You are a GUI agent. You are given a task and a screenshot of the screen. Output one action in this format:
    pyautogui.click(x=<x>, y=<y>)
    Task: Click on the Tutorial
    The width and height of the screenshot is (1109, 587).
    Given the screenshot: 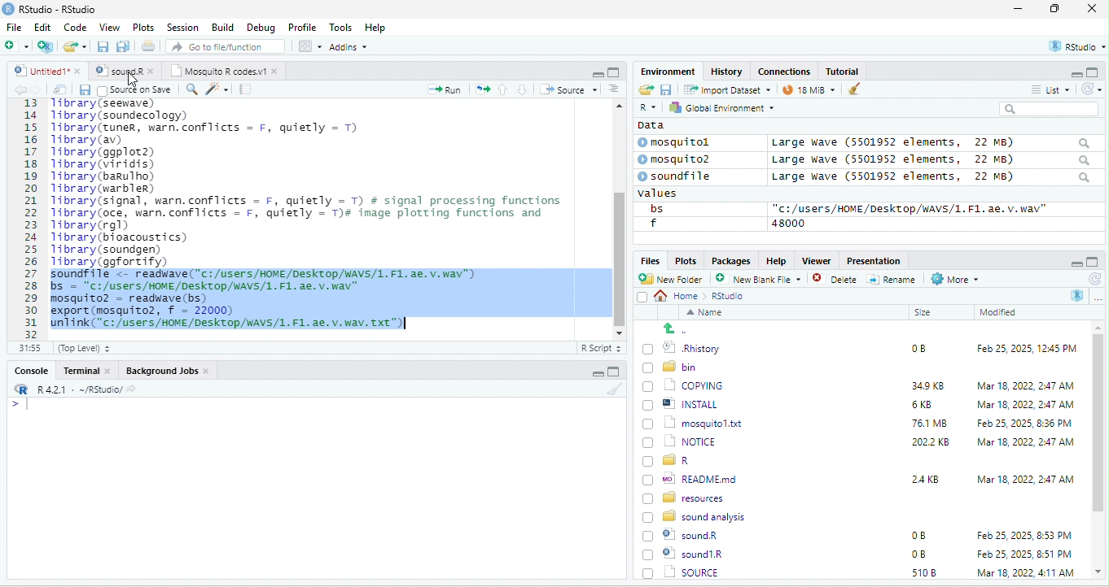 What is the action you would take?
    pyautogui.click(x=844, y=71)
    